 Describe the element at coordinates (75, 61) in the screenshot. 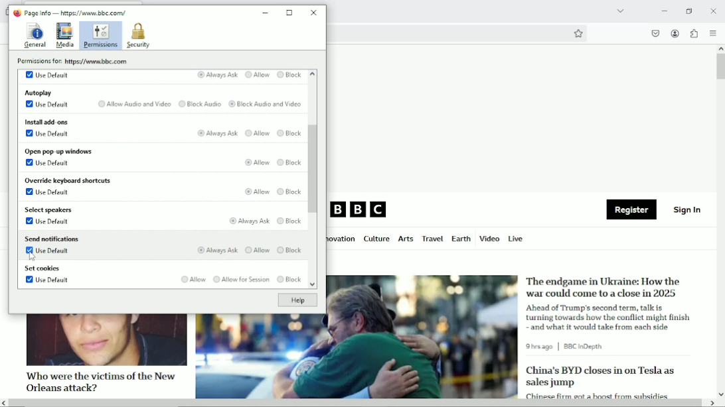

I see `Permissions tor https://www.bbc.com` at that location.